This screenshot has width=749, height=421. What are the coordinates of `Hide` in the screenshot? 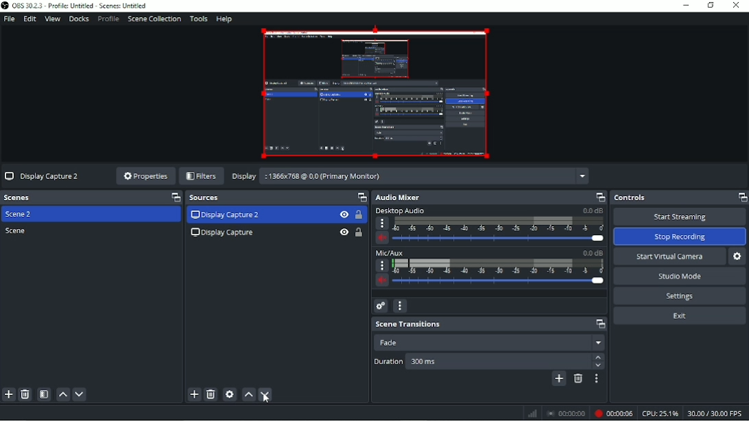 It's located at (343, 232).